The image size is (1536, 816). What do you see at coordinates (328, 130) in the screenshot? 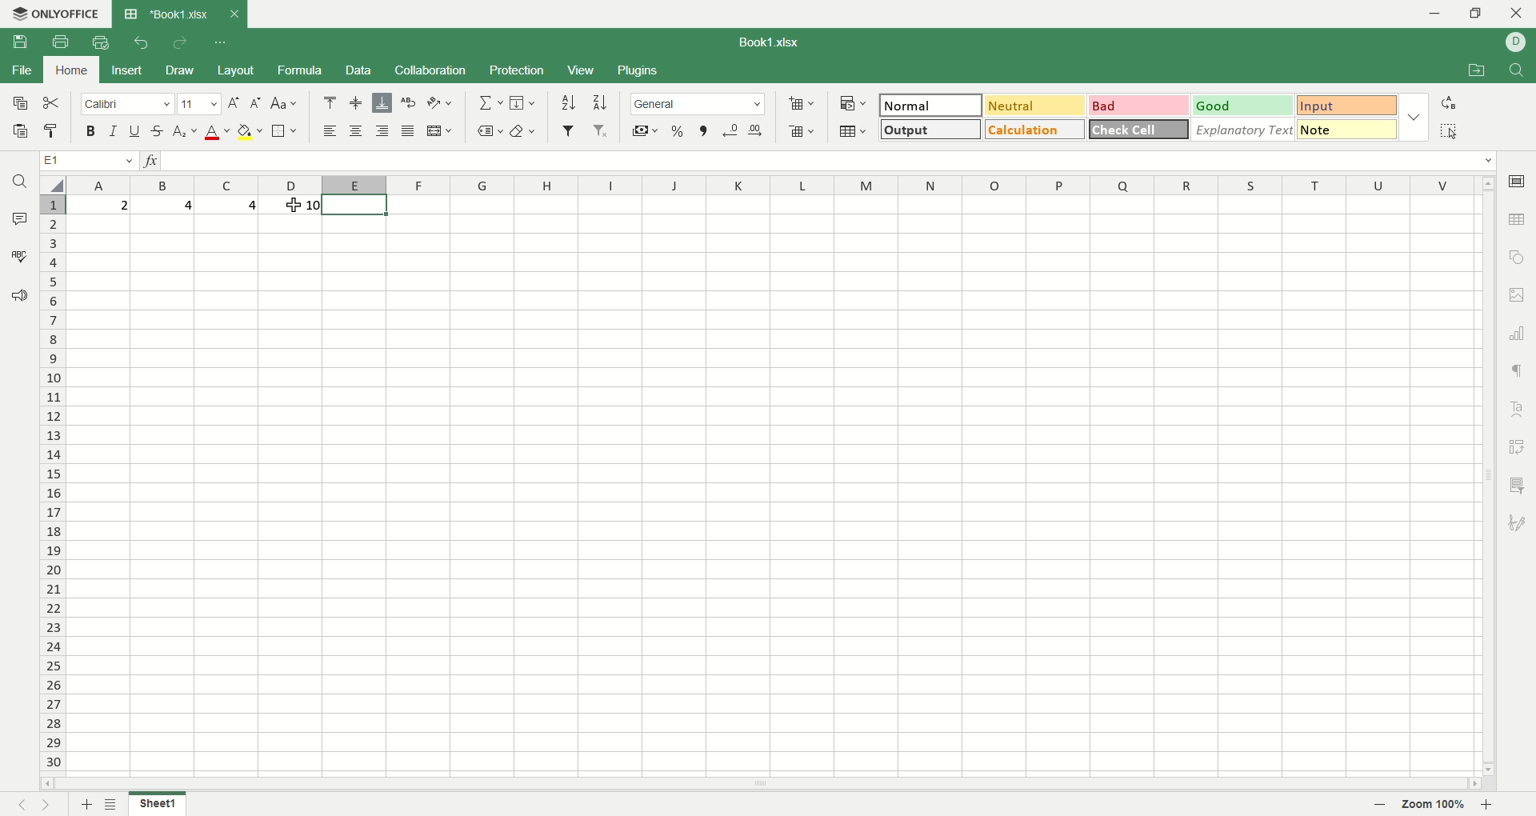
I see `align left` at bounding box center [328, 130].